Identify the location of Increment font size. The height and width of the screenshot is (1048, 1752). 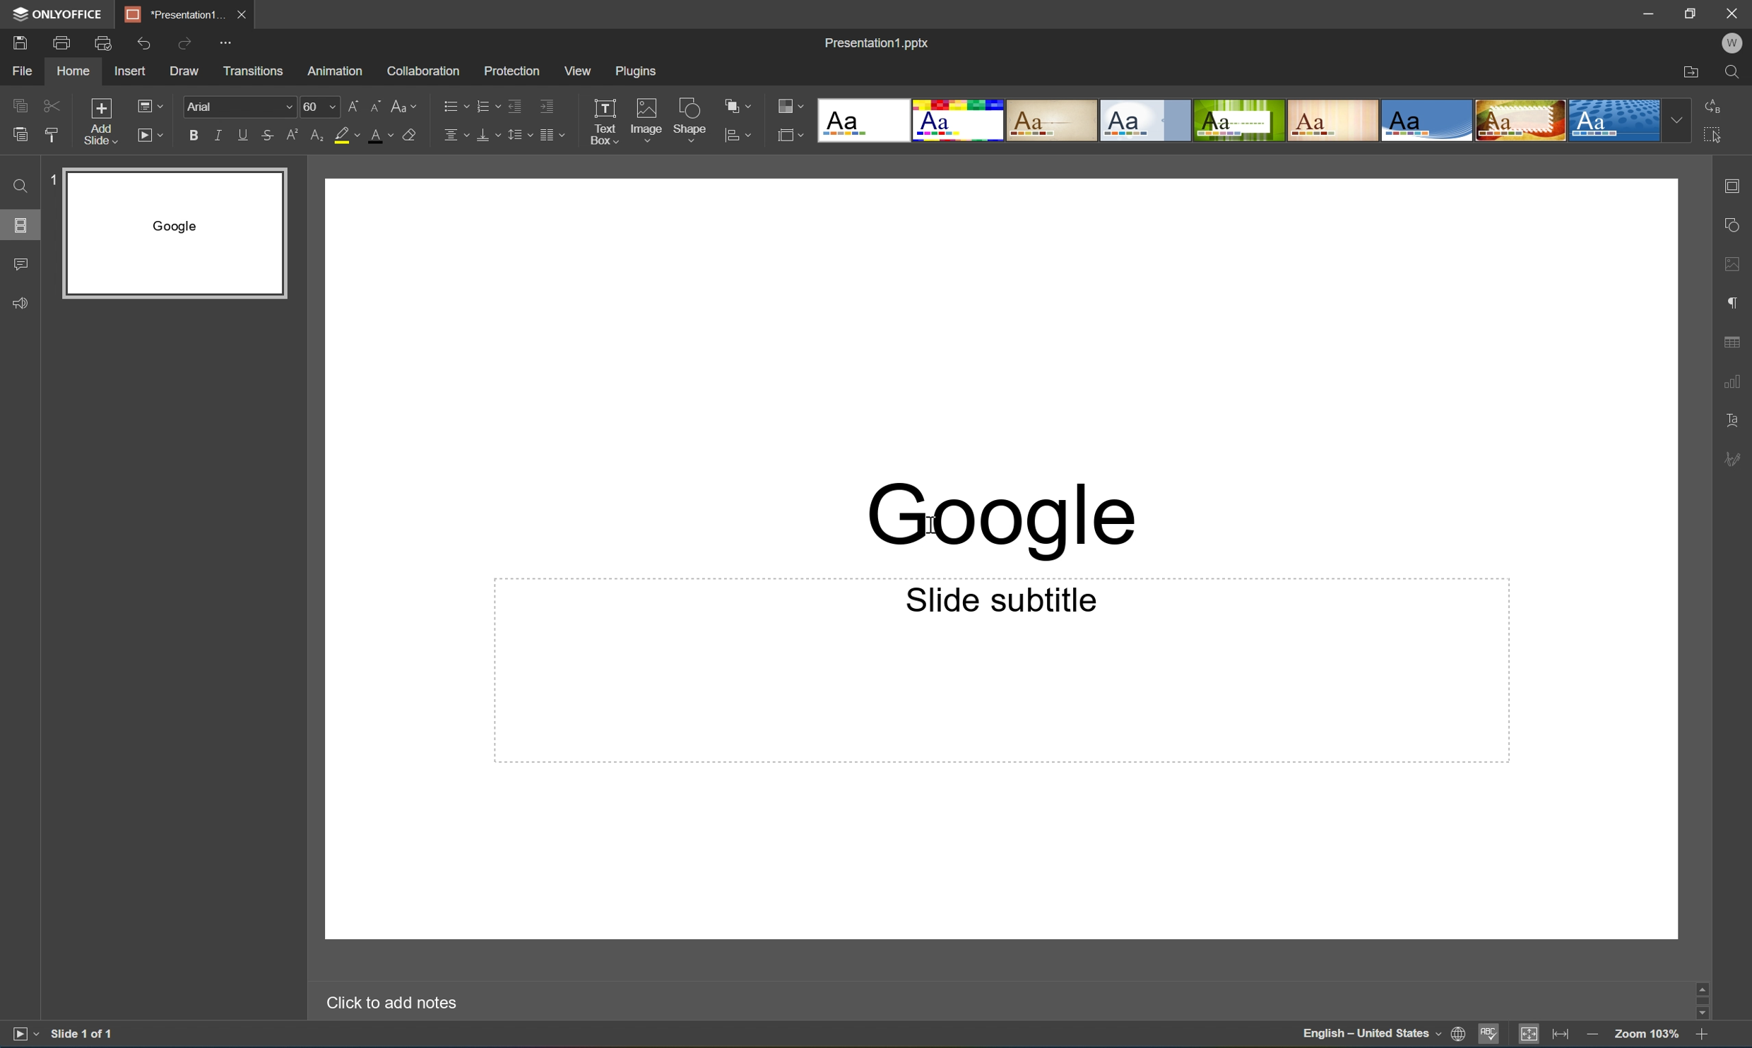
(355, 105).